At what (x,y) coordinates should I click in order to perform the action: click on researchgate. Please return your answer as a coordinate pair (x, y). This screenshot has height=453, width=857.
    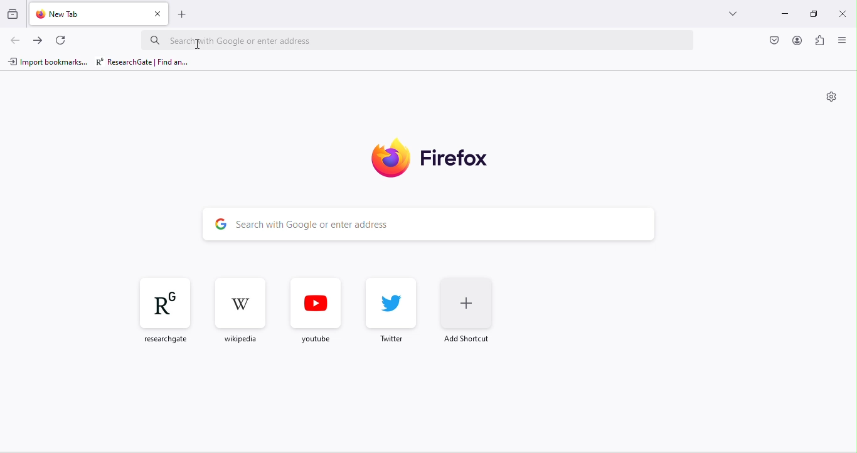
    Looking at the image, I should click on (159, 308).